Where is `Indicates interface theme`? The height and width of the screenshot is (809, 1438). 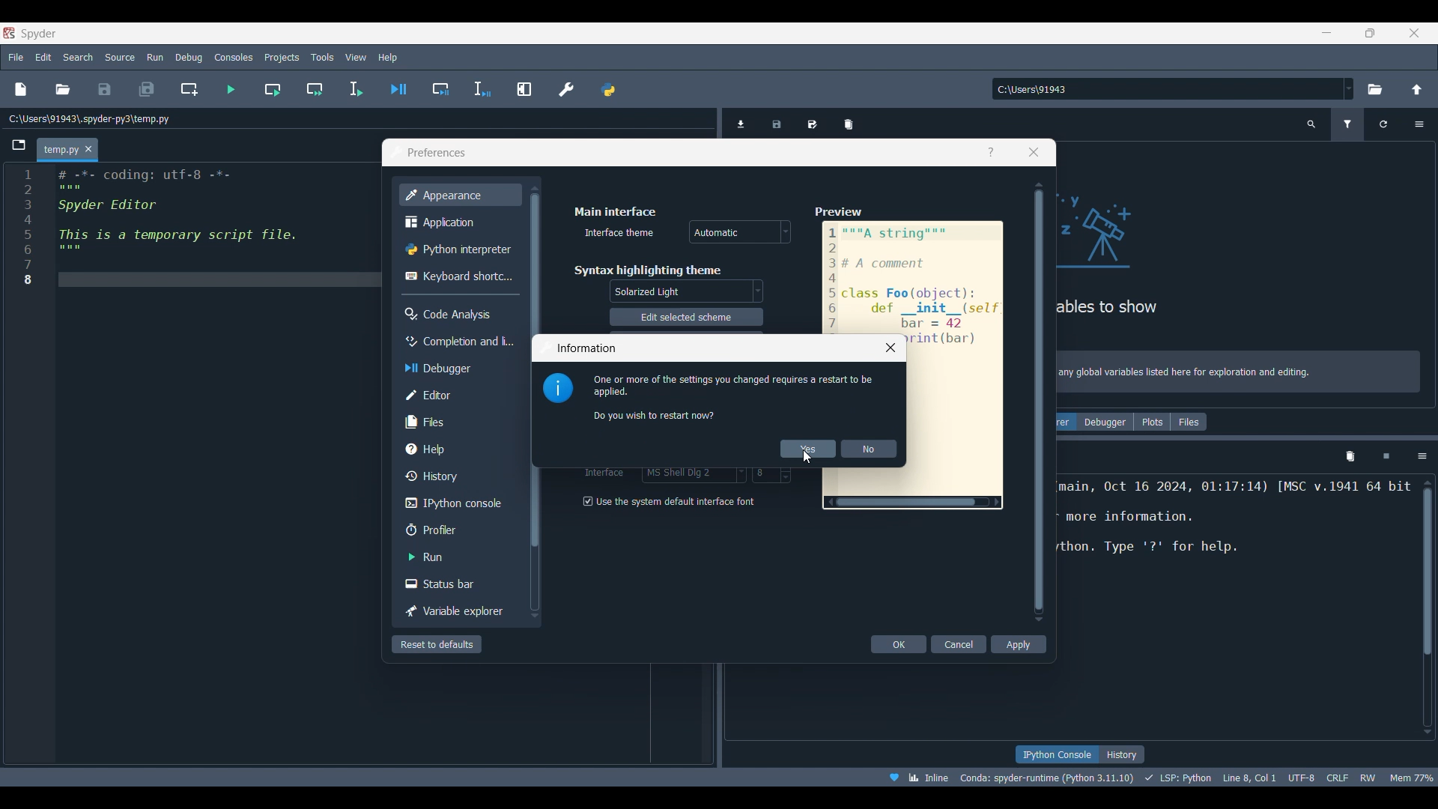 Indicates interface theme is located at coordinates (620, 232).